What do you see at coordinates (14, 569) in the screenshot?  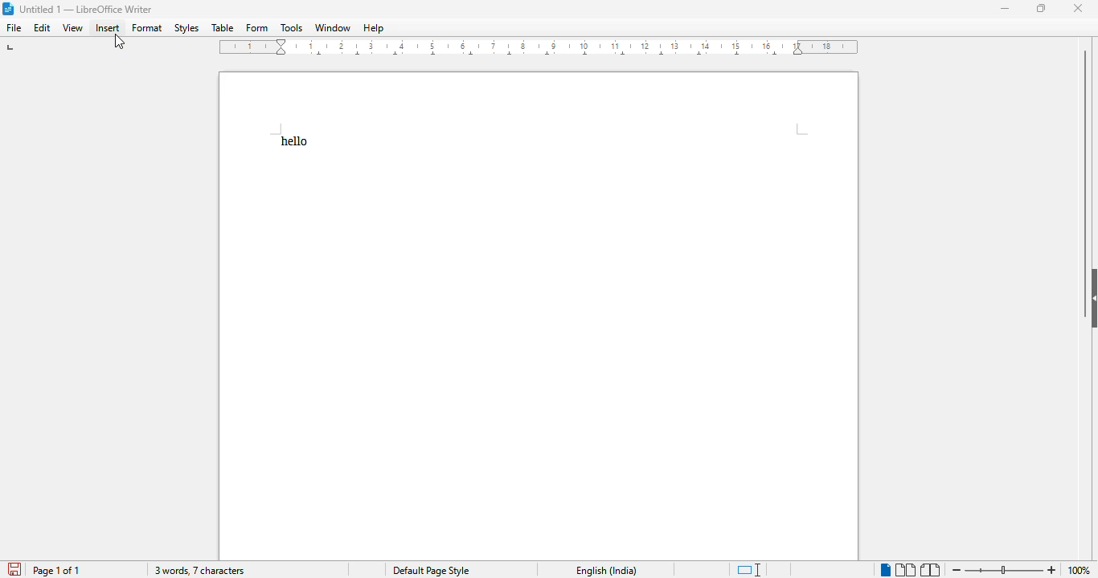 I see `click to save document` at bounding box center [14, 569].